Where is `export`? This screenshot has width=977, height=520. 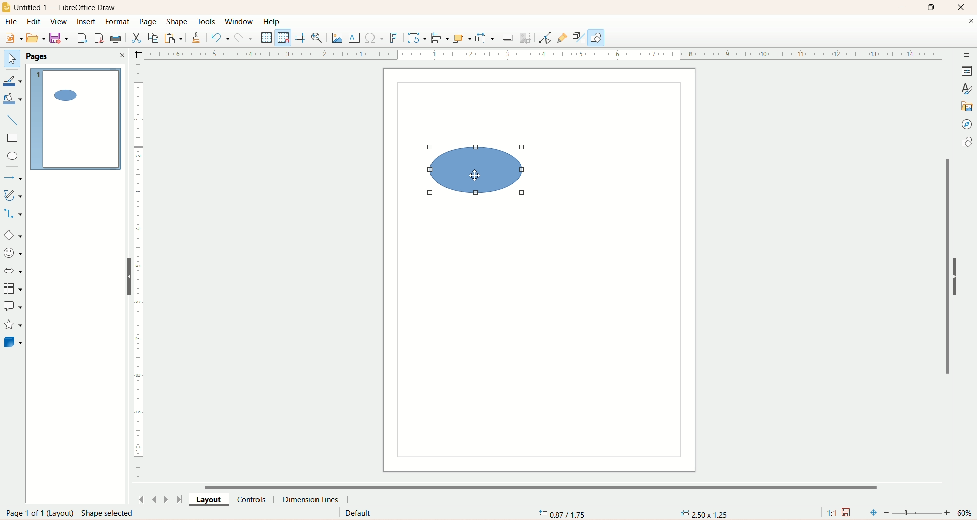
export is located at coordinates (83, 36).